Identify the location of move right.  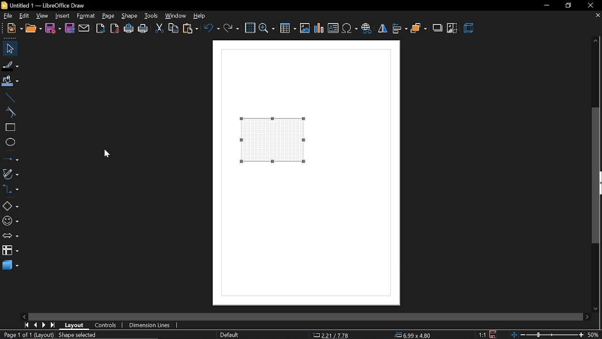
(584, 316).